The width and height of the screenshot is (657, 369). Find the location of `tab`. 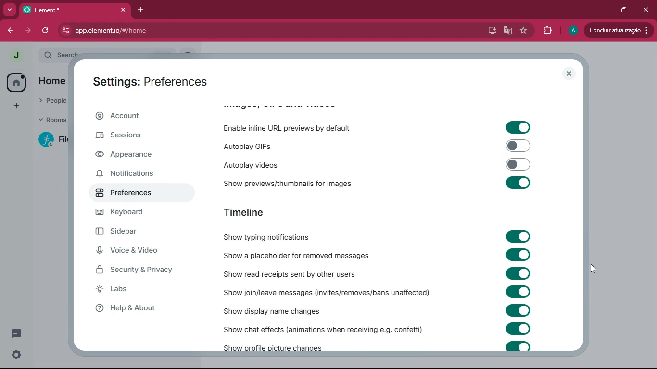

tab is located at coordinates (48, 10).